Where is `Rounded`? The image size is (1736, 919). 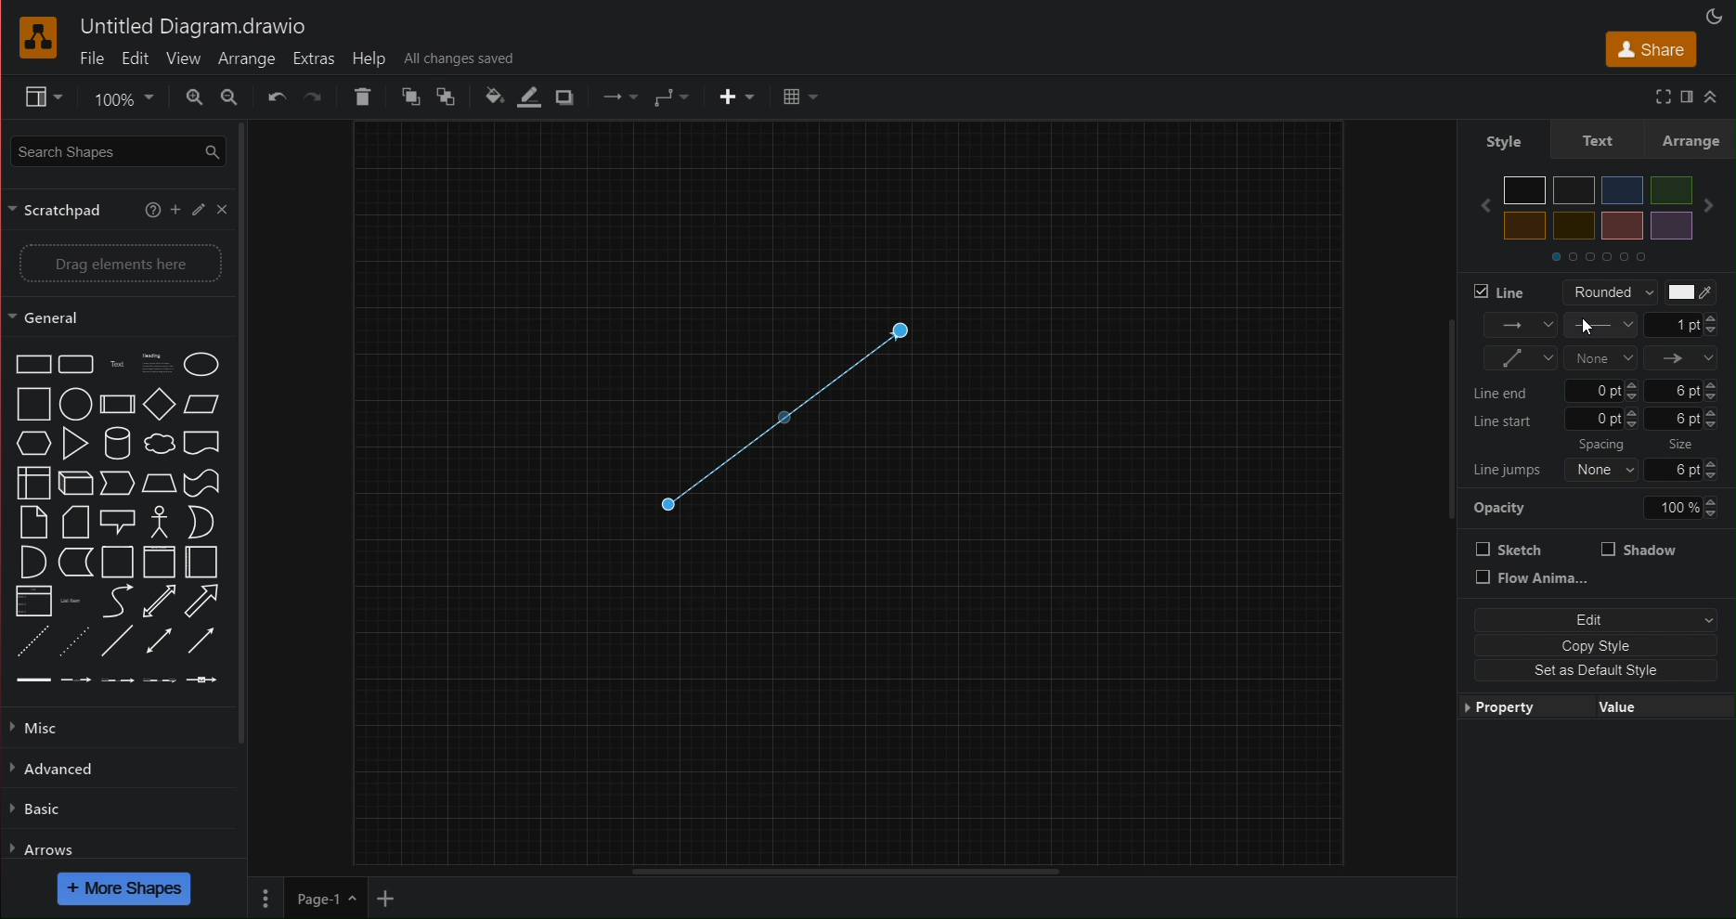
Rounded is located at coordinates (1602, 291).